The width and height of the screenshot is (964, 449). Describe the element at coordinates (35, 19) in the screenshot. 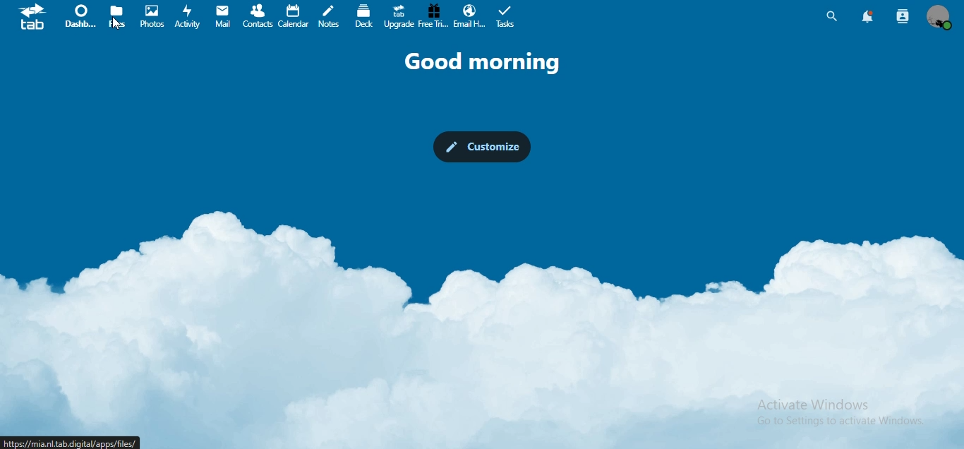

I see `icon` at that location.